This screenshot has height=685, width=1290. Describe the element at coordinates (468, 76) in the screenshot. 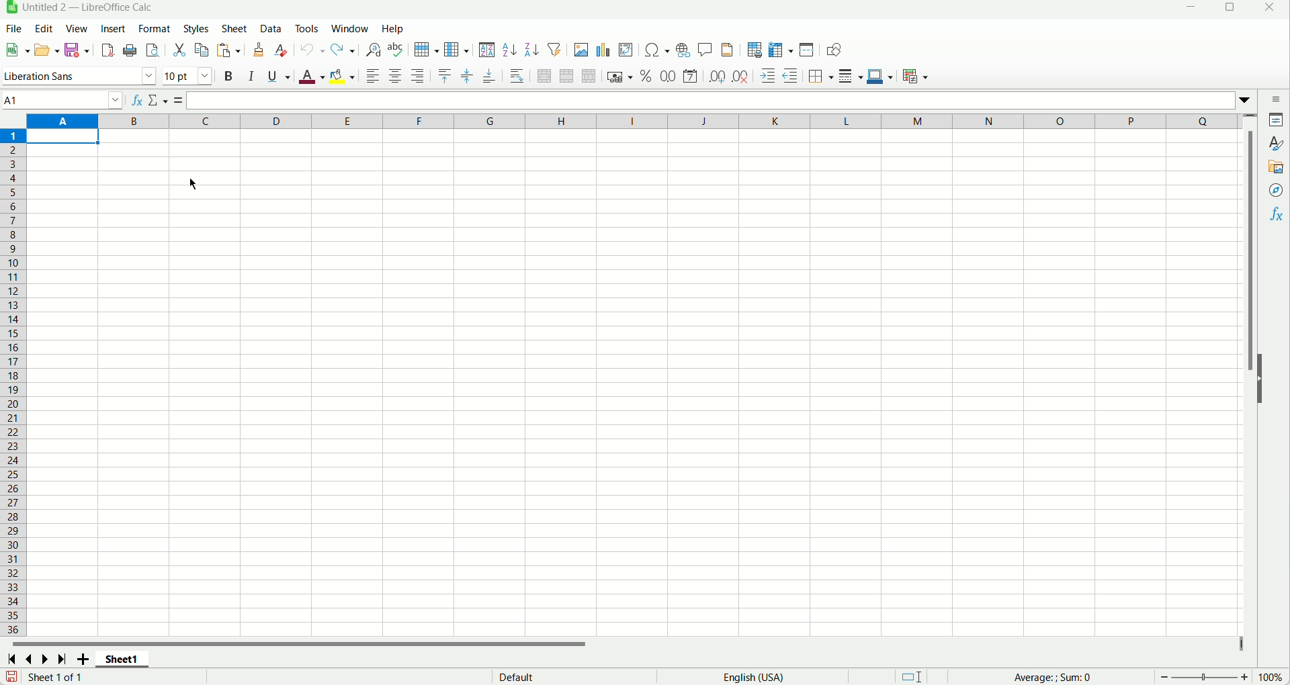

I see `Center vertically` at that location.